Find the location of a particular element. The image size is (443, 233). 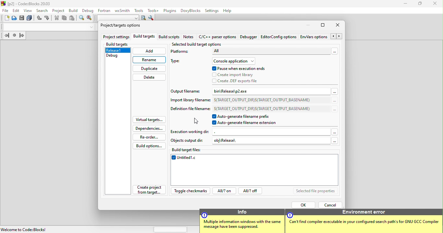

auto generate filename extension is located at coordinates (247, 123).